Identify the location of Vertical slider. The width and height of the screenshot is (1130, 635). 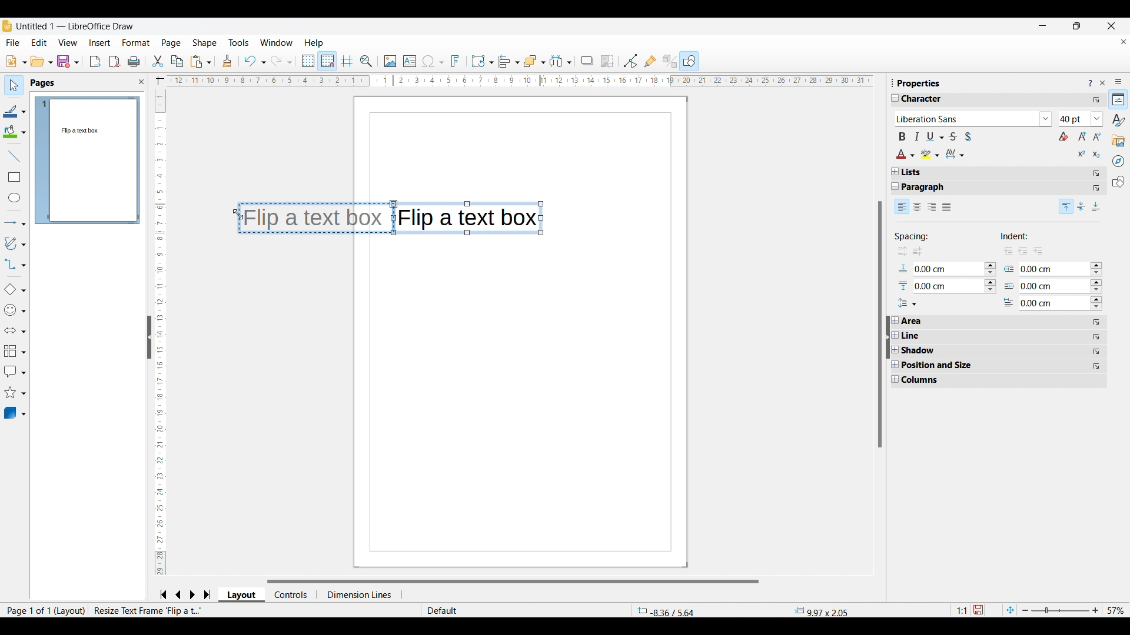
(880, 324).